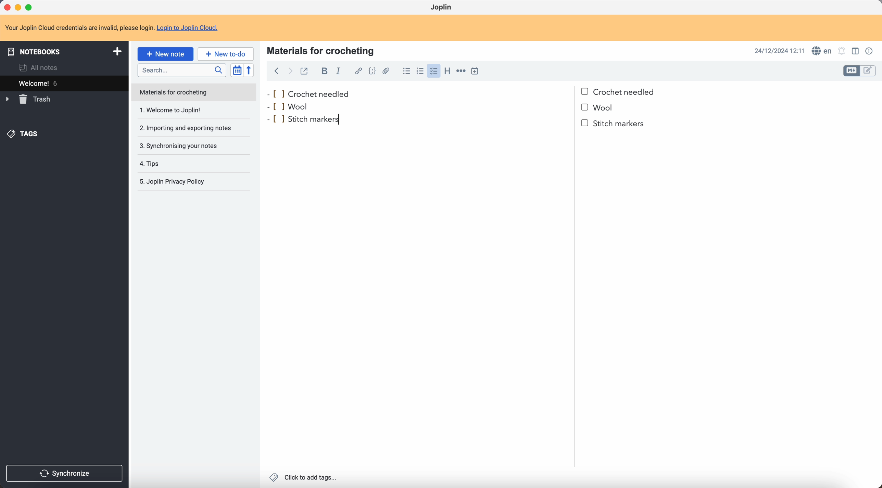 The height and width of the screenshot is (488, 882). I want to click on code, so click(373, 72).